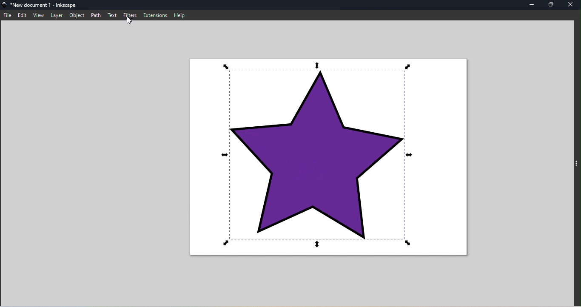 Image resolution: width=581 pixels, height=307 pixels. What do you see at coordinates (43, 5) in the screenshot?
I see `File name` at bounding box center [43, 5].